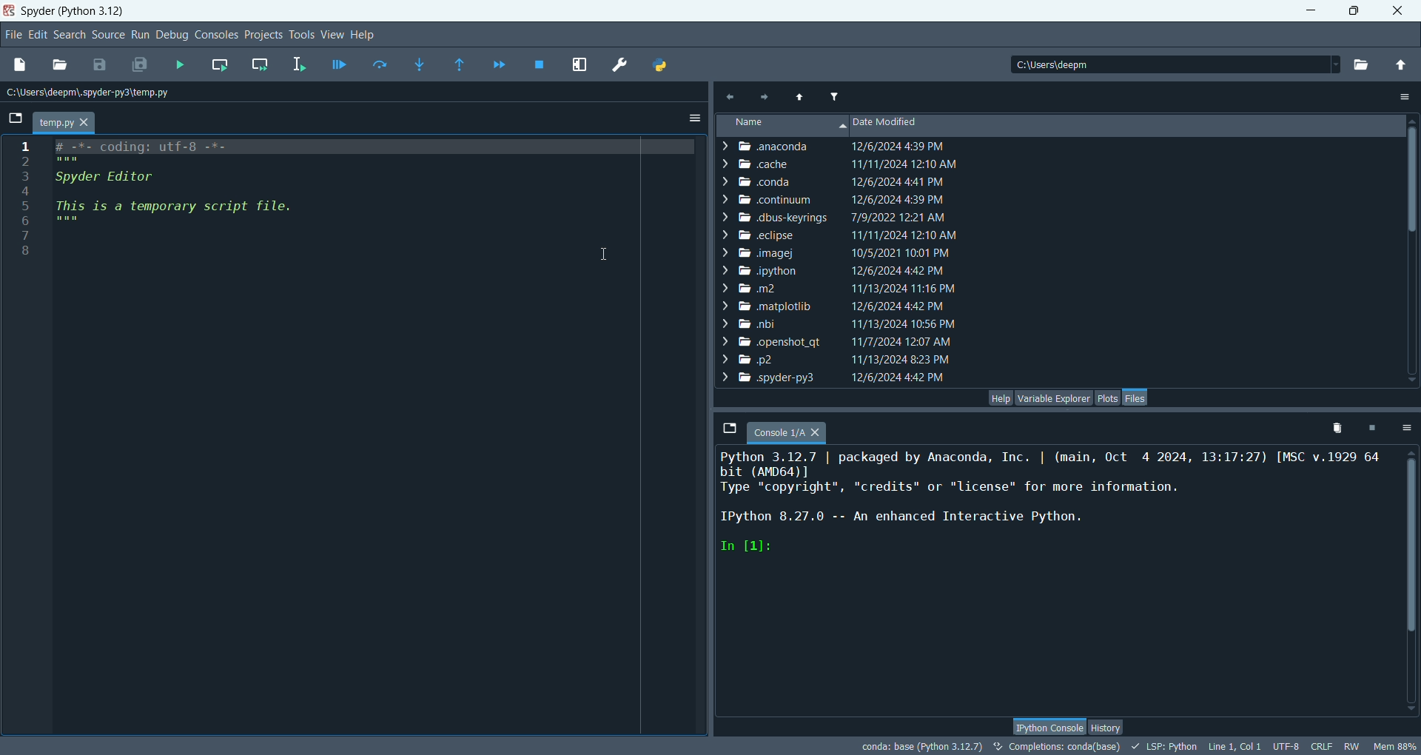  I want to click on run selection, so click(300, 64).